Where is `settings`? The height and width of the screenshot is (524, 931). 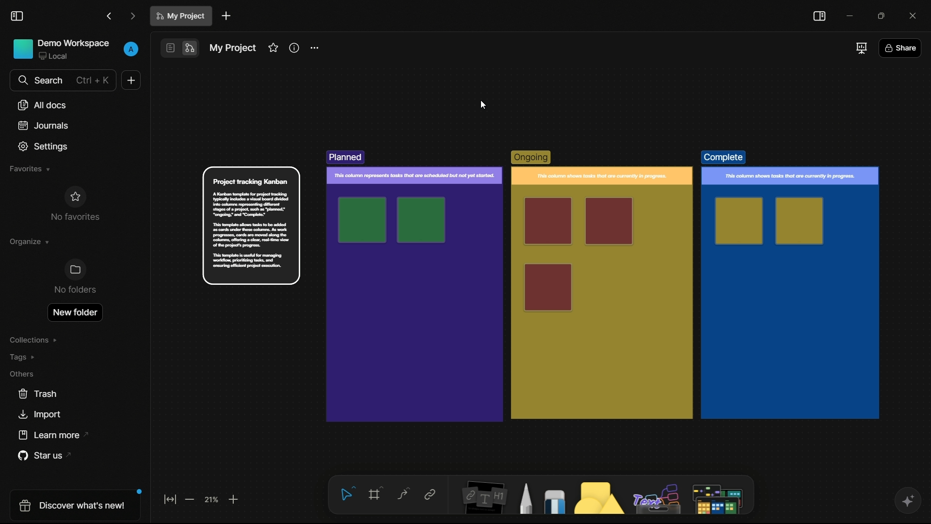
settings is located at coordinates (314, 49).